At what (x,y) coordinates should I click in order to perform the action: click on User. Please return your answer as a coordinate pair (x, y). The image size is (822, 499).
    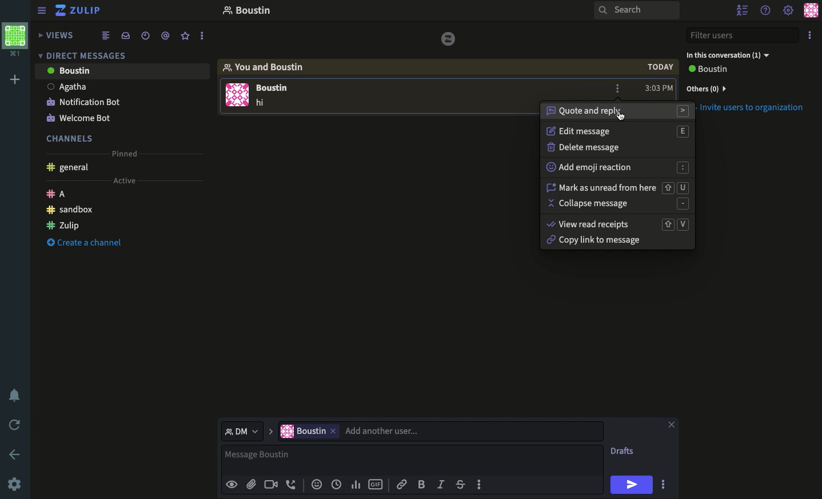
    Looking at the image, I should click on (122, 70).